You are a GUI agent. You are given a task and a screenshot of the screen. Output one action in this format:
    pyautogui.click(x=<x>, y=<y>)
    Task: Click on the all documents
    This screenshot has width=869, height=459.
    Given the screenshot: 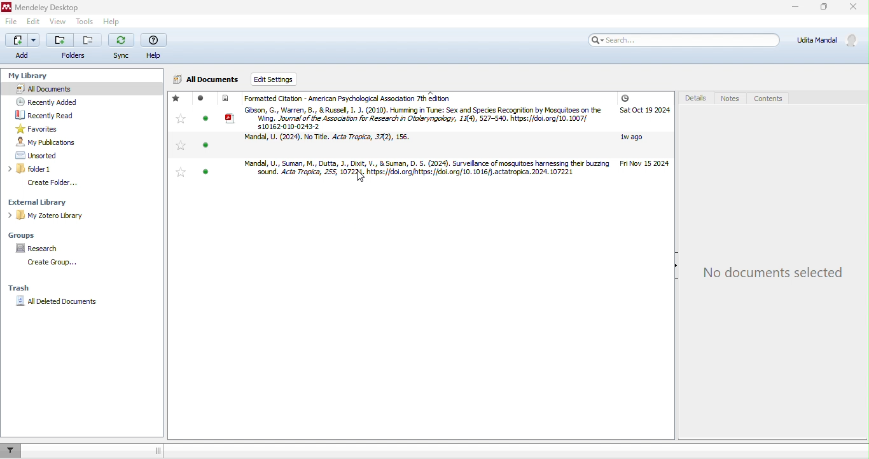 What is the action you would take?
    pyautogui.click(x=52, y=88)
    